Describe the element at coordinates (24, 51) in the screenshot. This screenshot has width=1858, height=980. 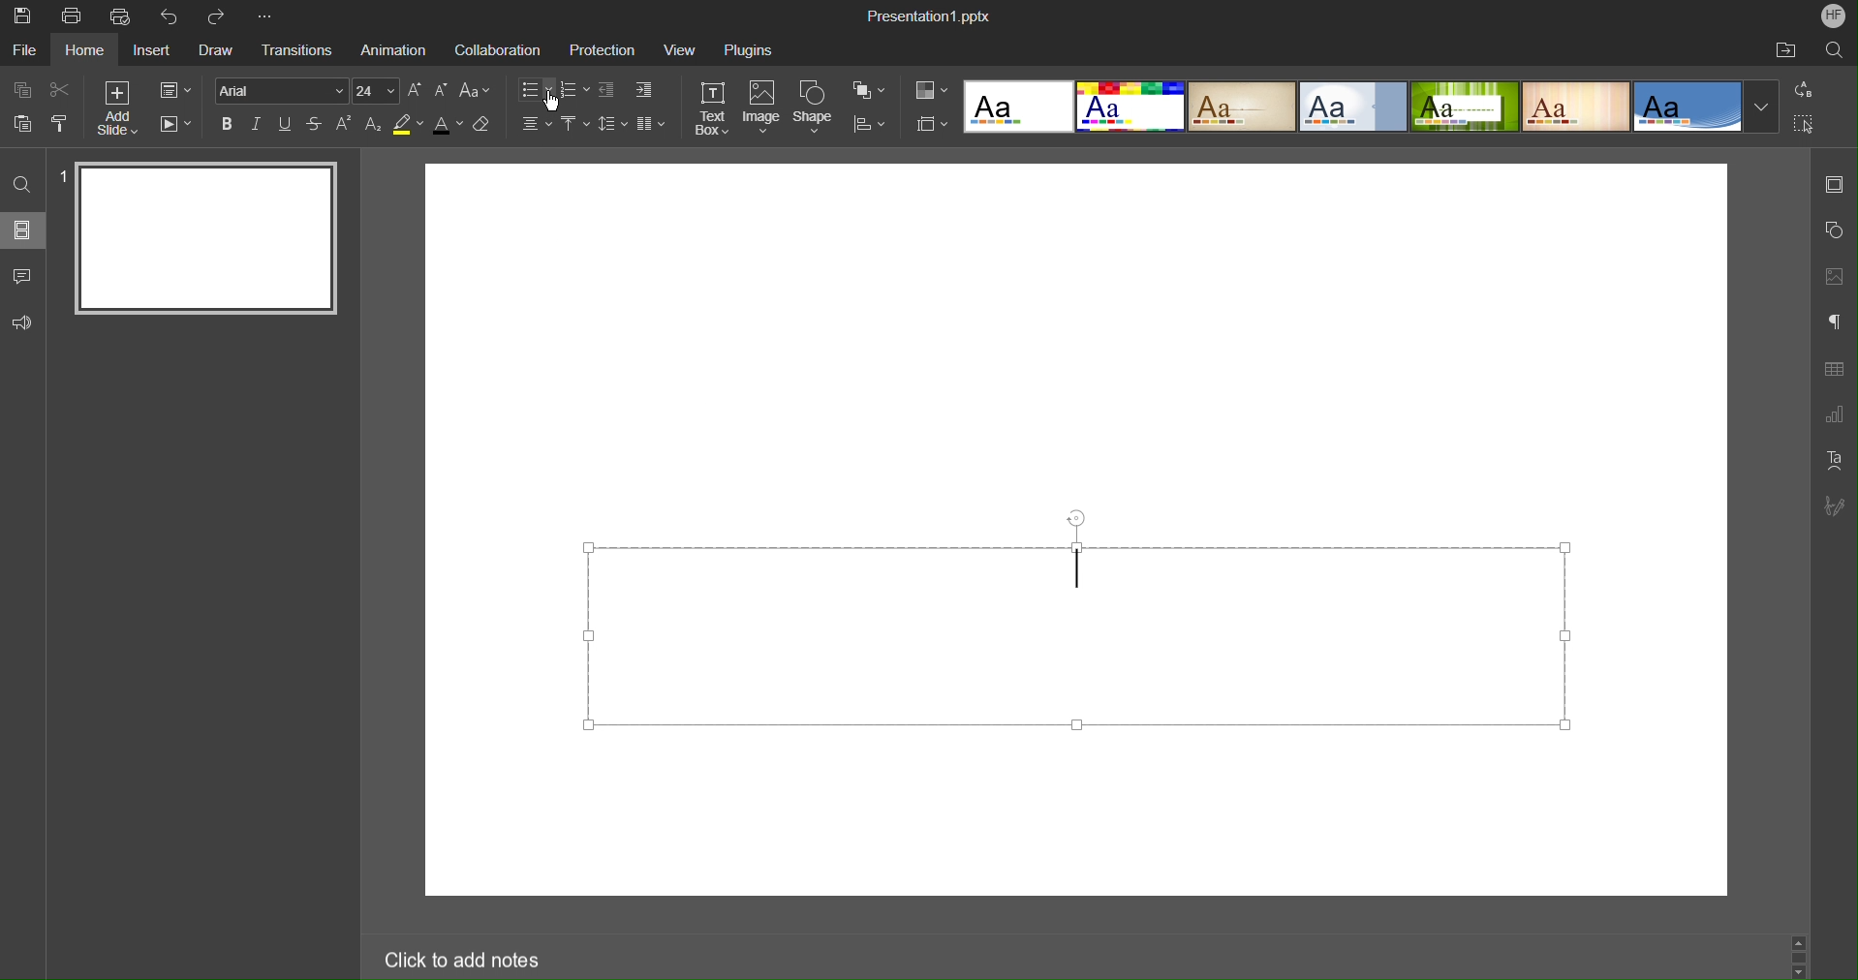
I see `File` at that location.